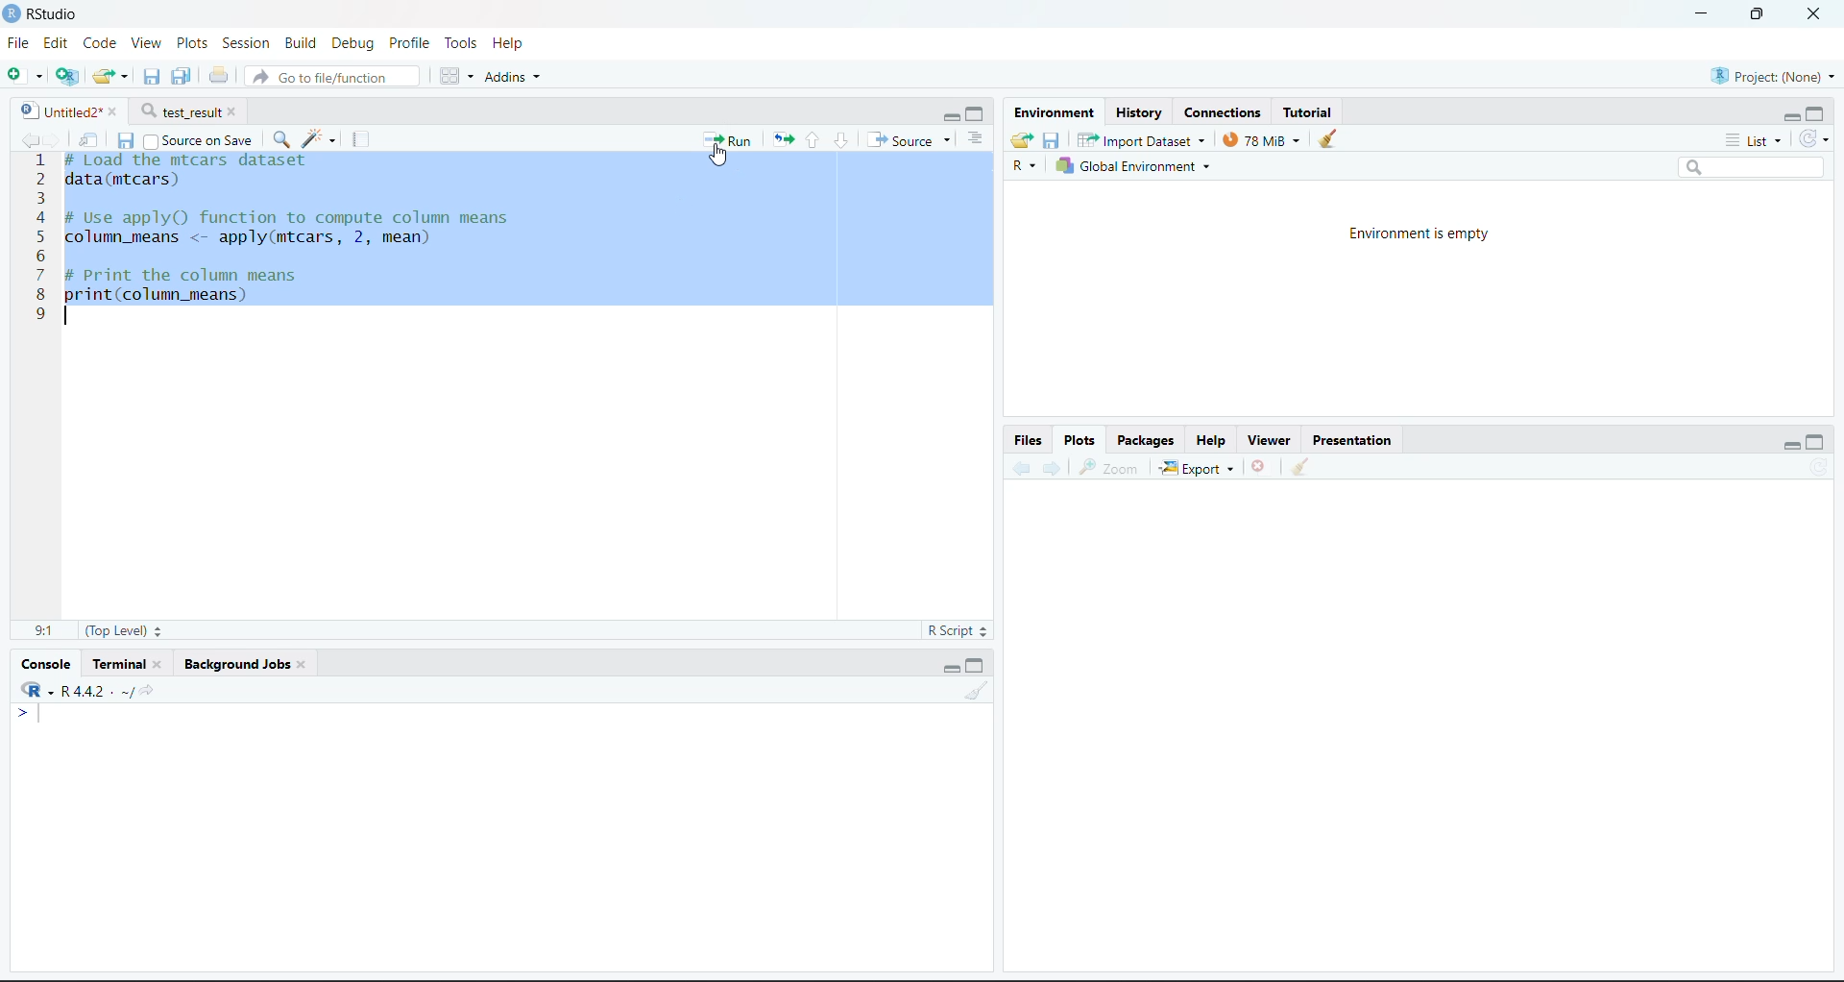 Image resolution: width=1844 pixels, height=982 pixels. I want to click on RStudio, so click(50, 13).